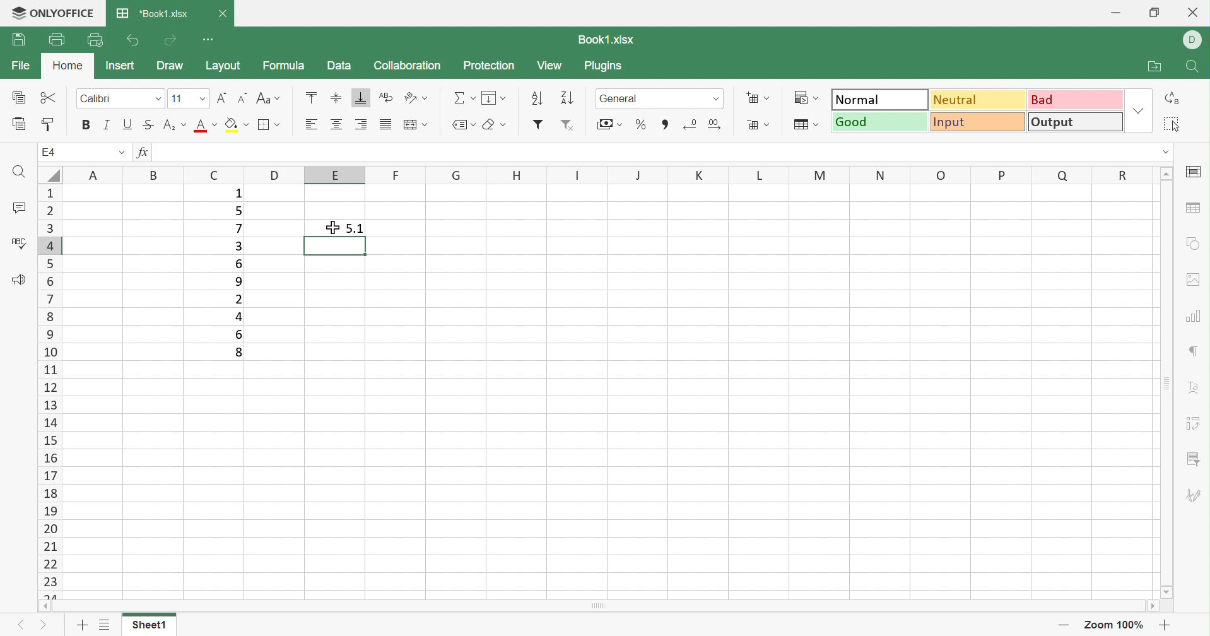 The width and height of the screenshot is (1210, 636). Describe the element at coordinates (331, 228) in the screenshot. I see `Cursor` at that location.